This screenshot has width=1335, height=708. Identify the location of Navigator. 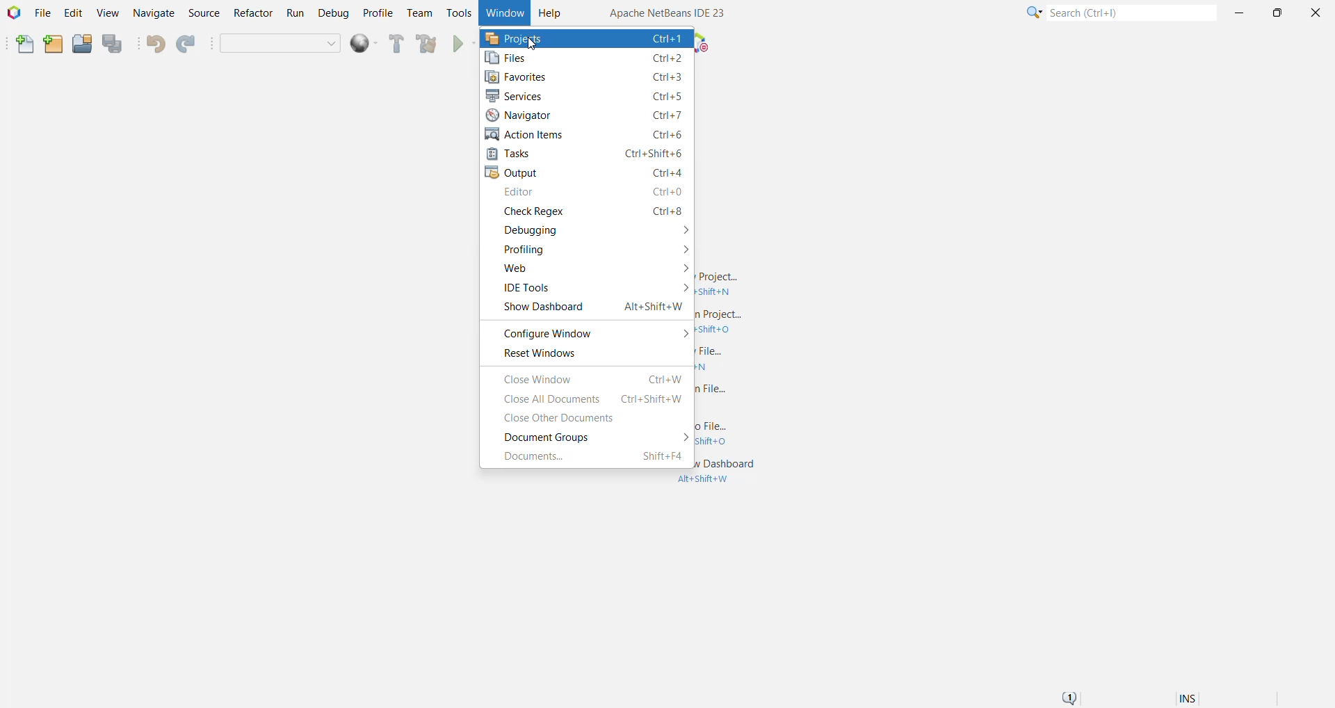
(588, 115).